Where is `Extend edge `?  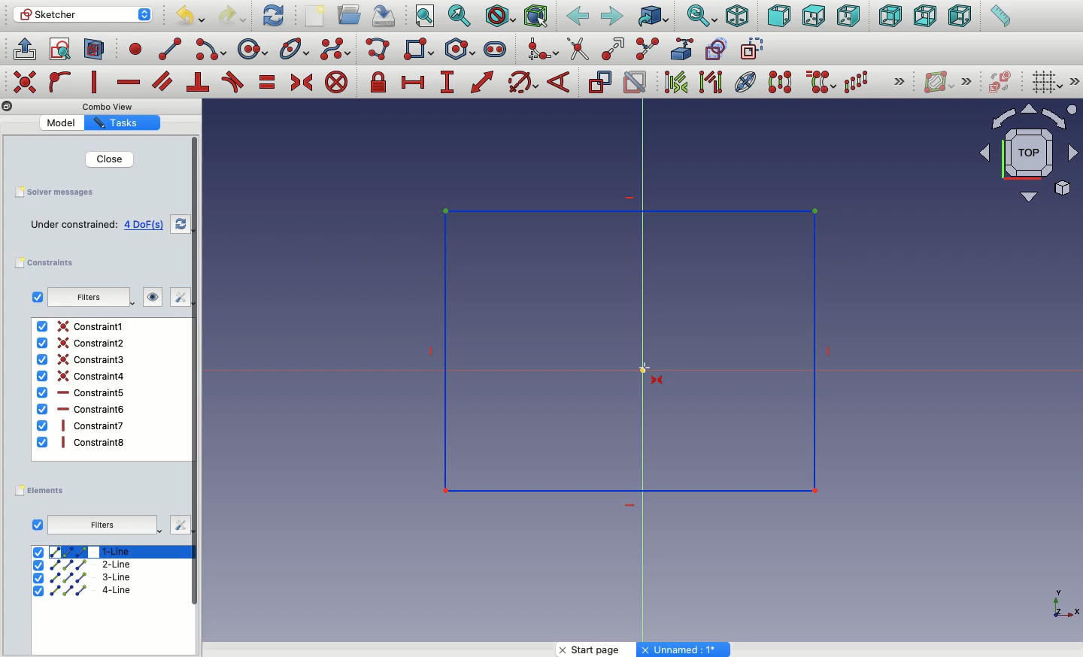 Extend edge  is located at coordinates (615, 50).